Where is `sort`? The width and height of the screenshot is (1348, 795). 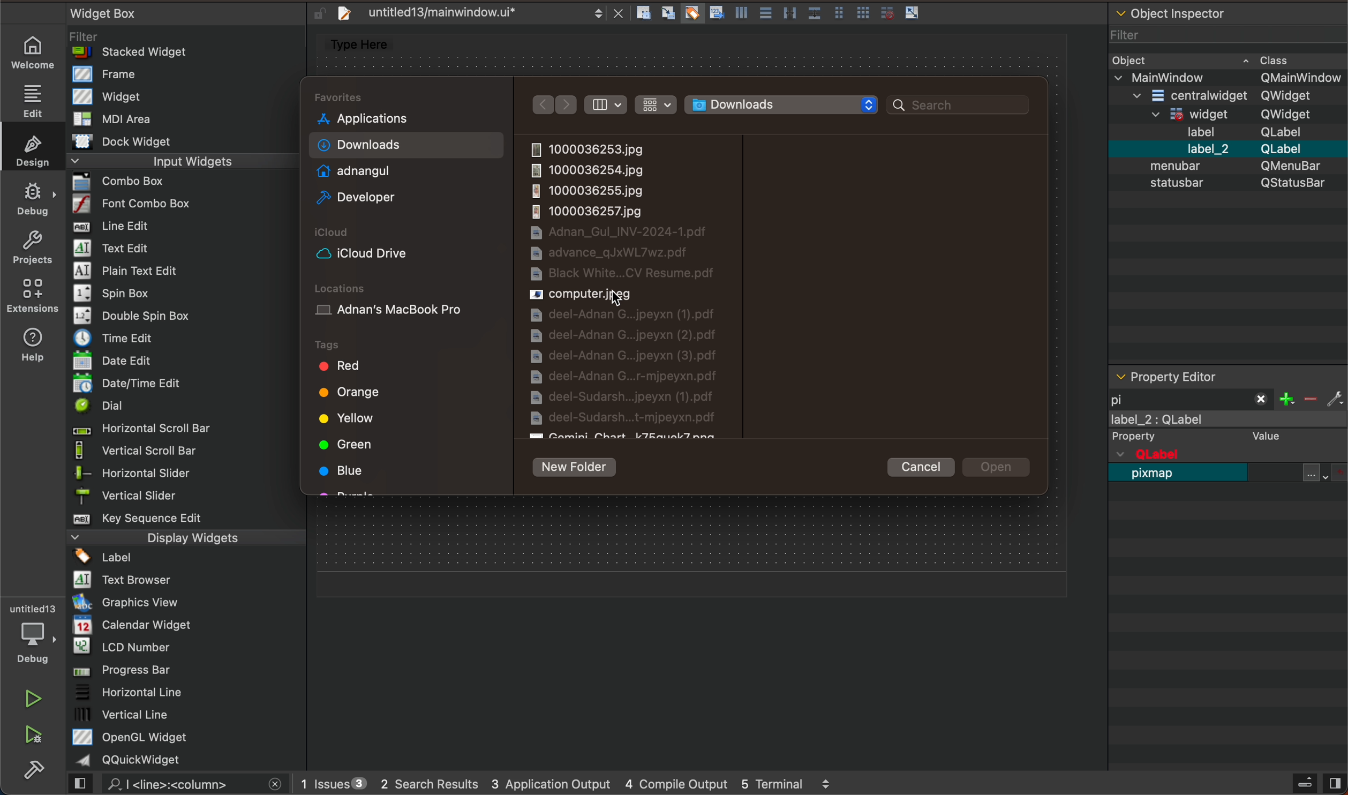 sort is located at coordinates (608, 104).